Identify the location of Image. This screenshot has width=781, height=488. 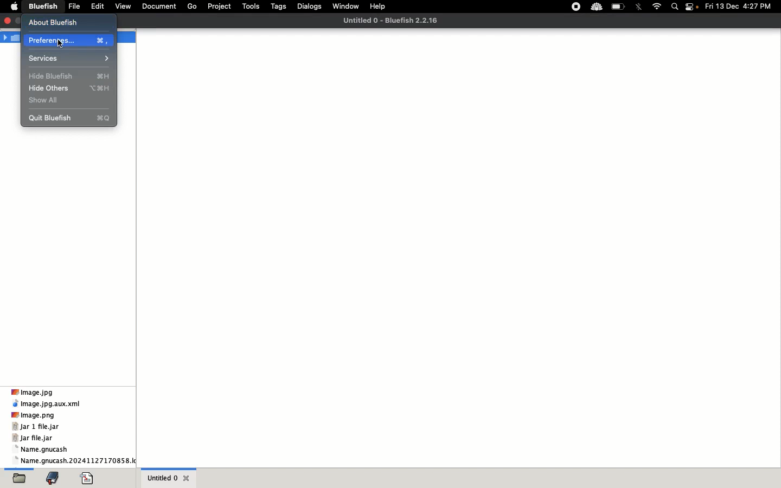
(36, 392).